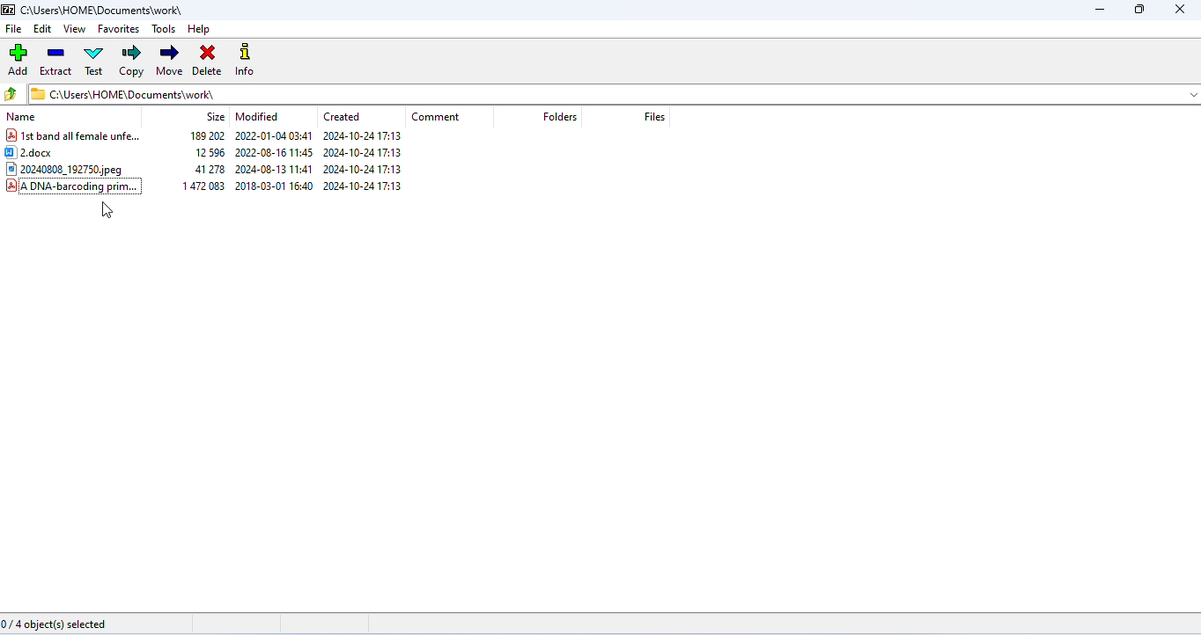 The width and height of the screenshot is (1201, 635). What do you see at coordinates (215, 170) in the screenshot?
I see `20240808_192750.jpeg 41278 2024-08-13 11:41  2024-10-2417:13` at bounding box center [215, 170].